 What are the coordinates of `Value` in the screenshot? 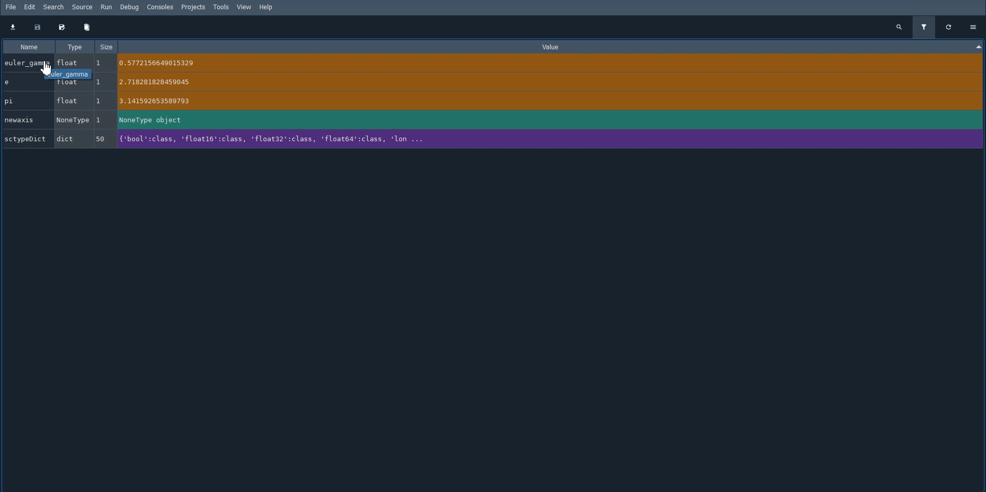 It's located at (553, 46).